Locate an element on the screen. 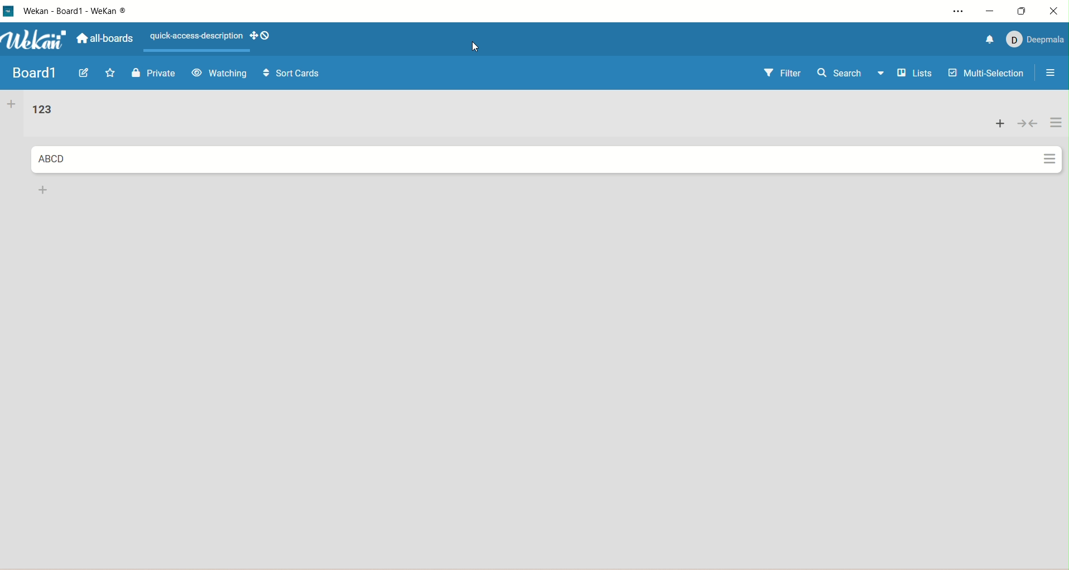 The width and height of the screenshot is (1069, 570). lists is located at coordinates (918, 74).